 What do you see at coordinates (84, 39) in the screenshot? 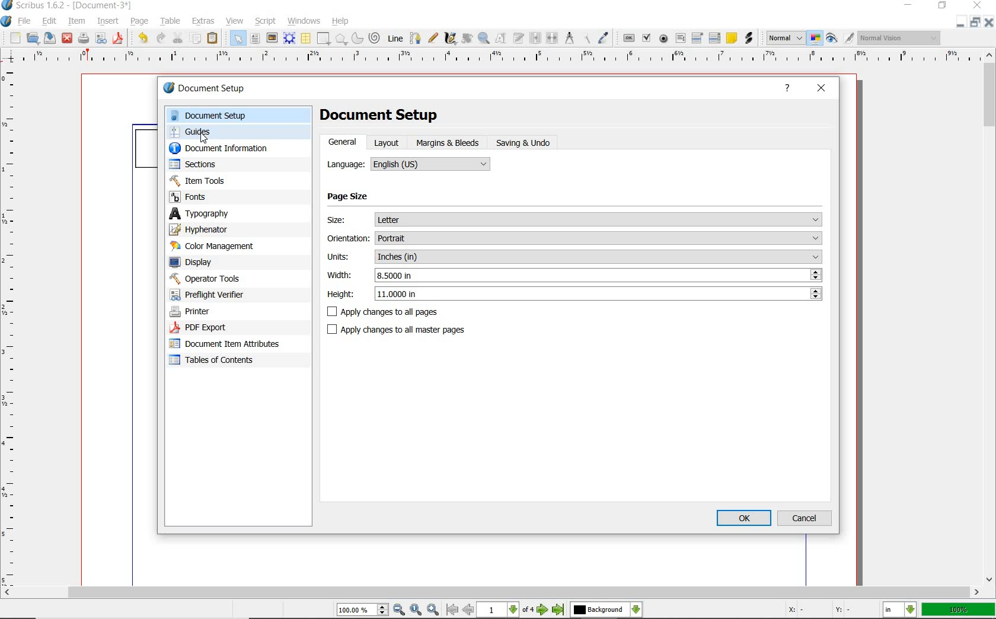
I see `print` at bounding box center [84, 39].